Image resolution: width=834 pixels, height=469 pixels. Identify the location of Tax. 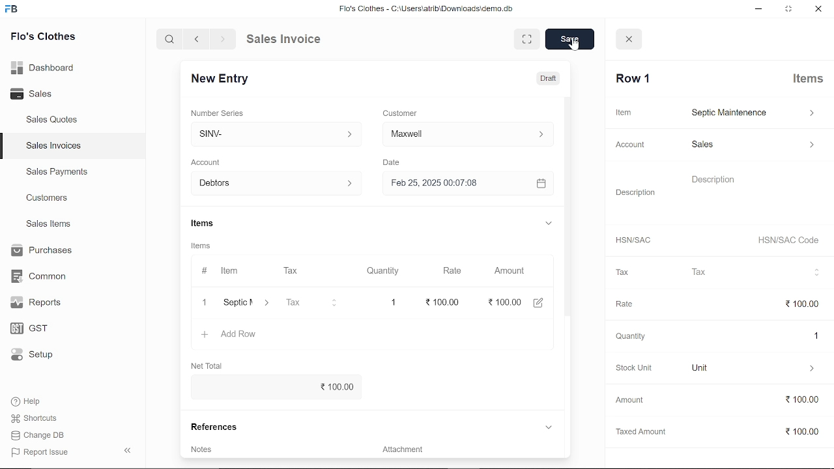
(756, 272).